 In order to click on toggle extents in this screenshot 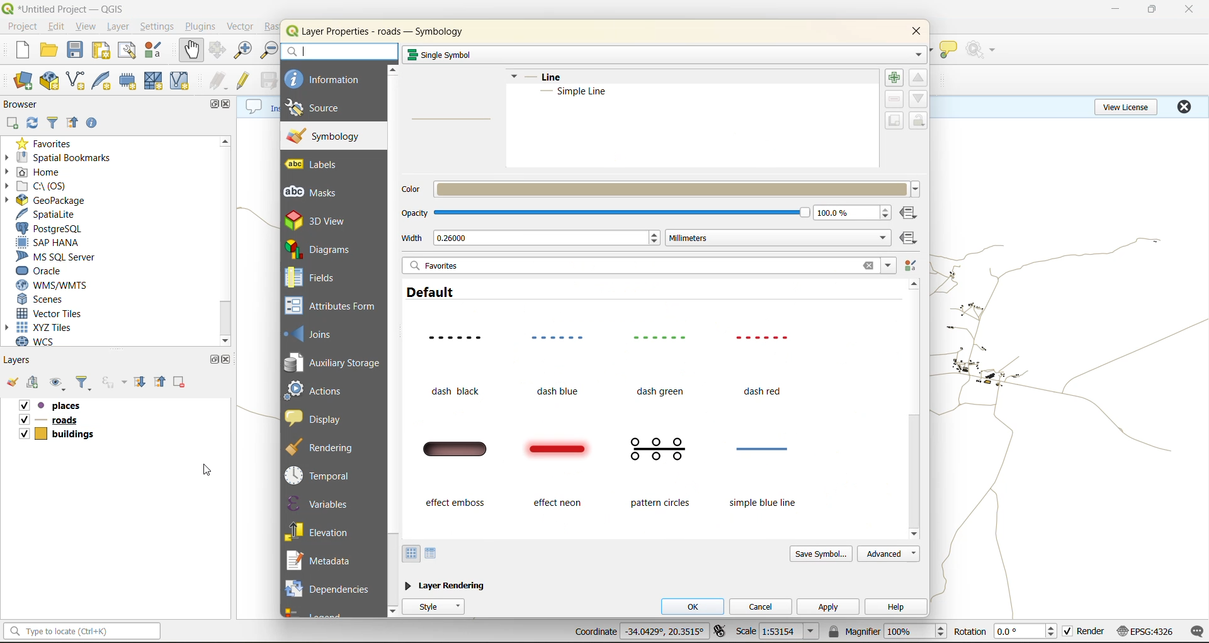, I will do `click(722, 630)`.